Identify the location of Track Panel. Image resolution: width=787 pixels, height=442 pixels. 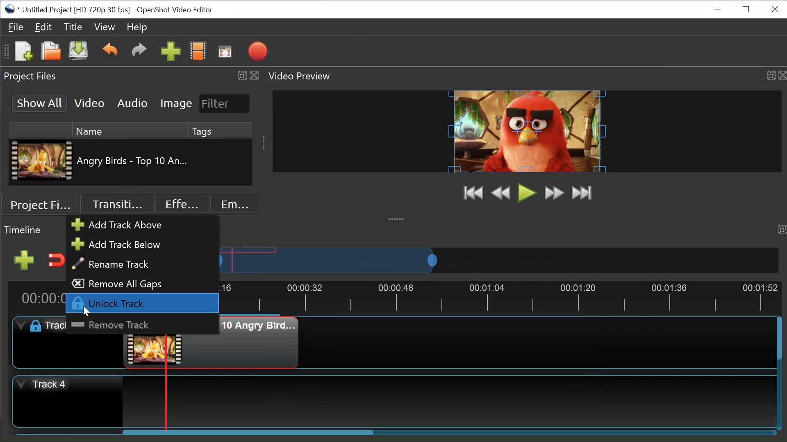
(443, 402).